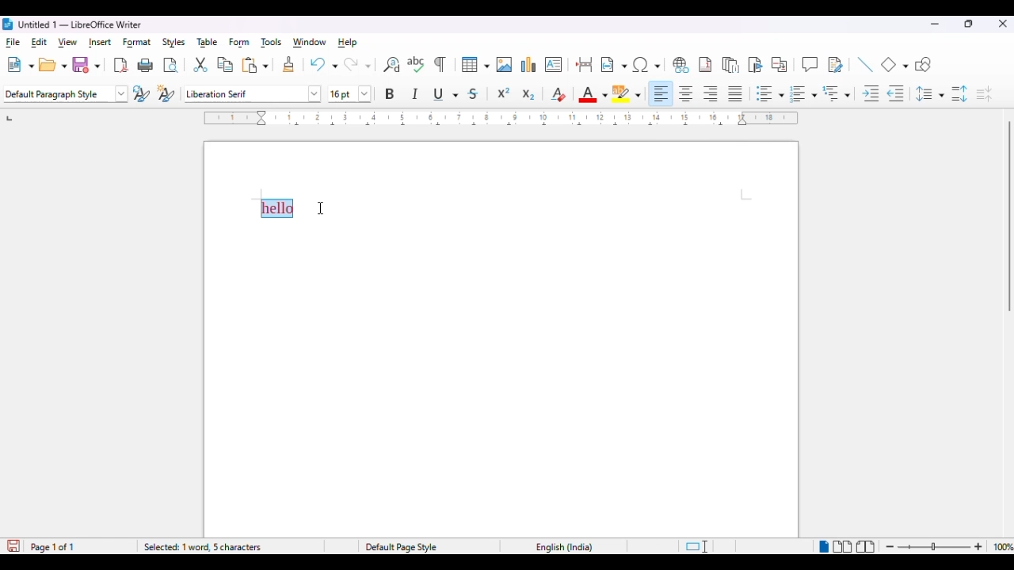 This screenshot has height=570, width=1014. What do you see at coordinates (322, 206) in the screenshot?
I see `cursor` at bounding box center [322, 206].